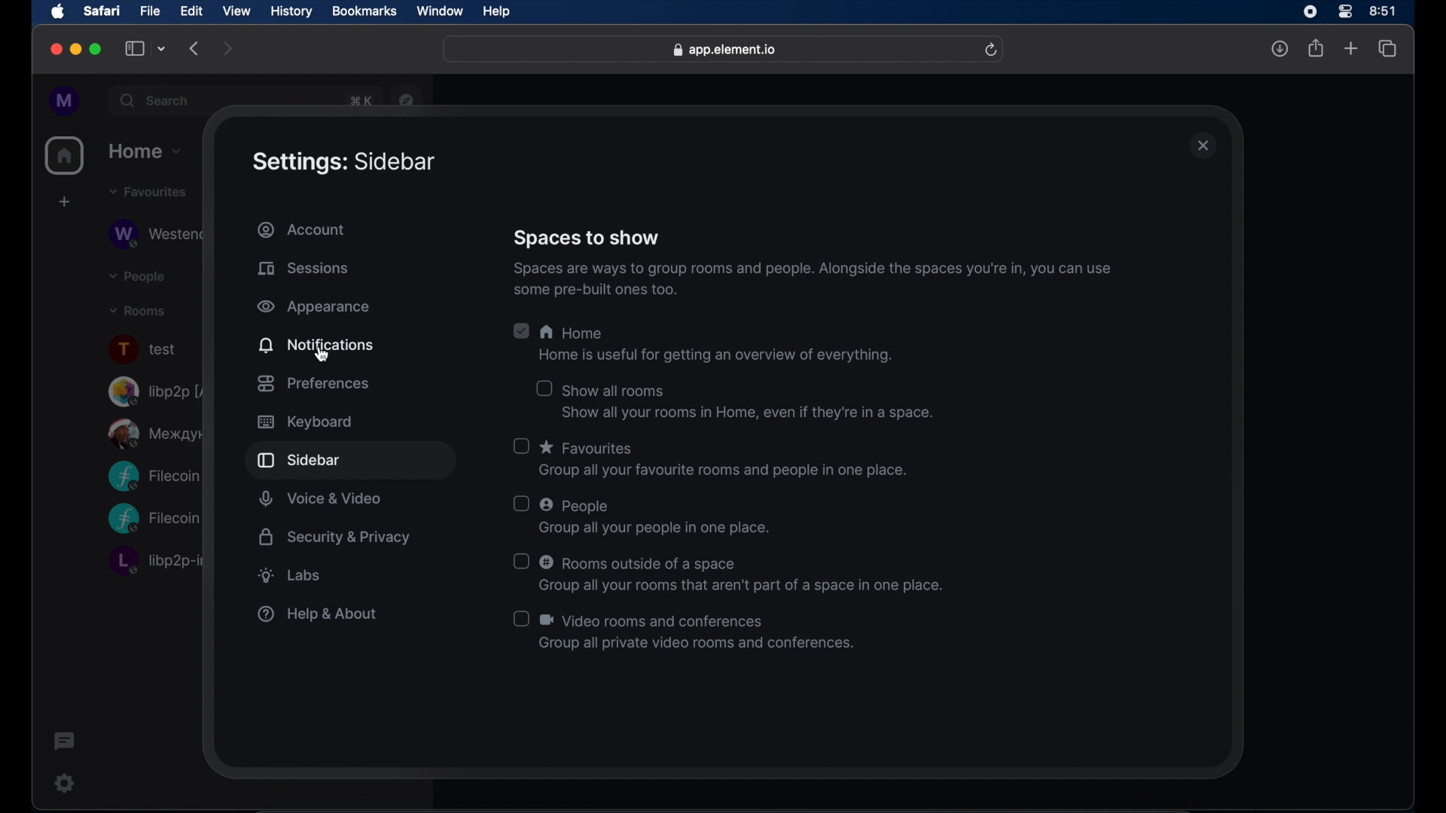 Image resolution: width=1446 pixels, height=813 pixels. I want to click on minimize, so click(76, 49).